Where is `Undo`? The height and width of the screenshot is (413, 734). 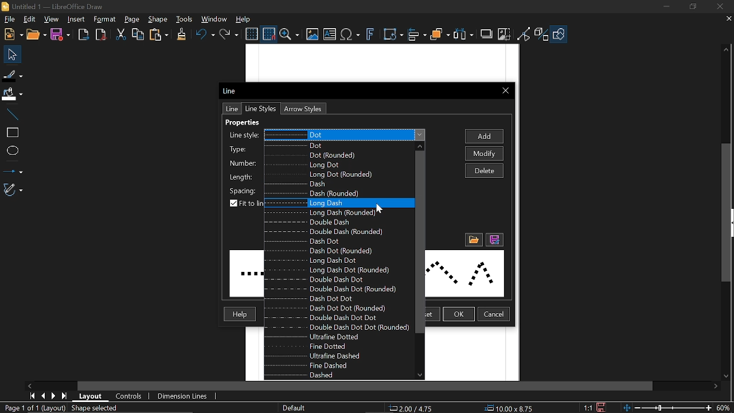 Undo is located at coordinates (205, 34).